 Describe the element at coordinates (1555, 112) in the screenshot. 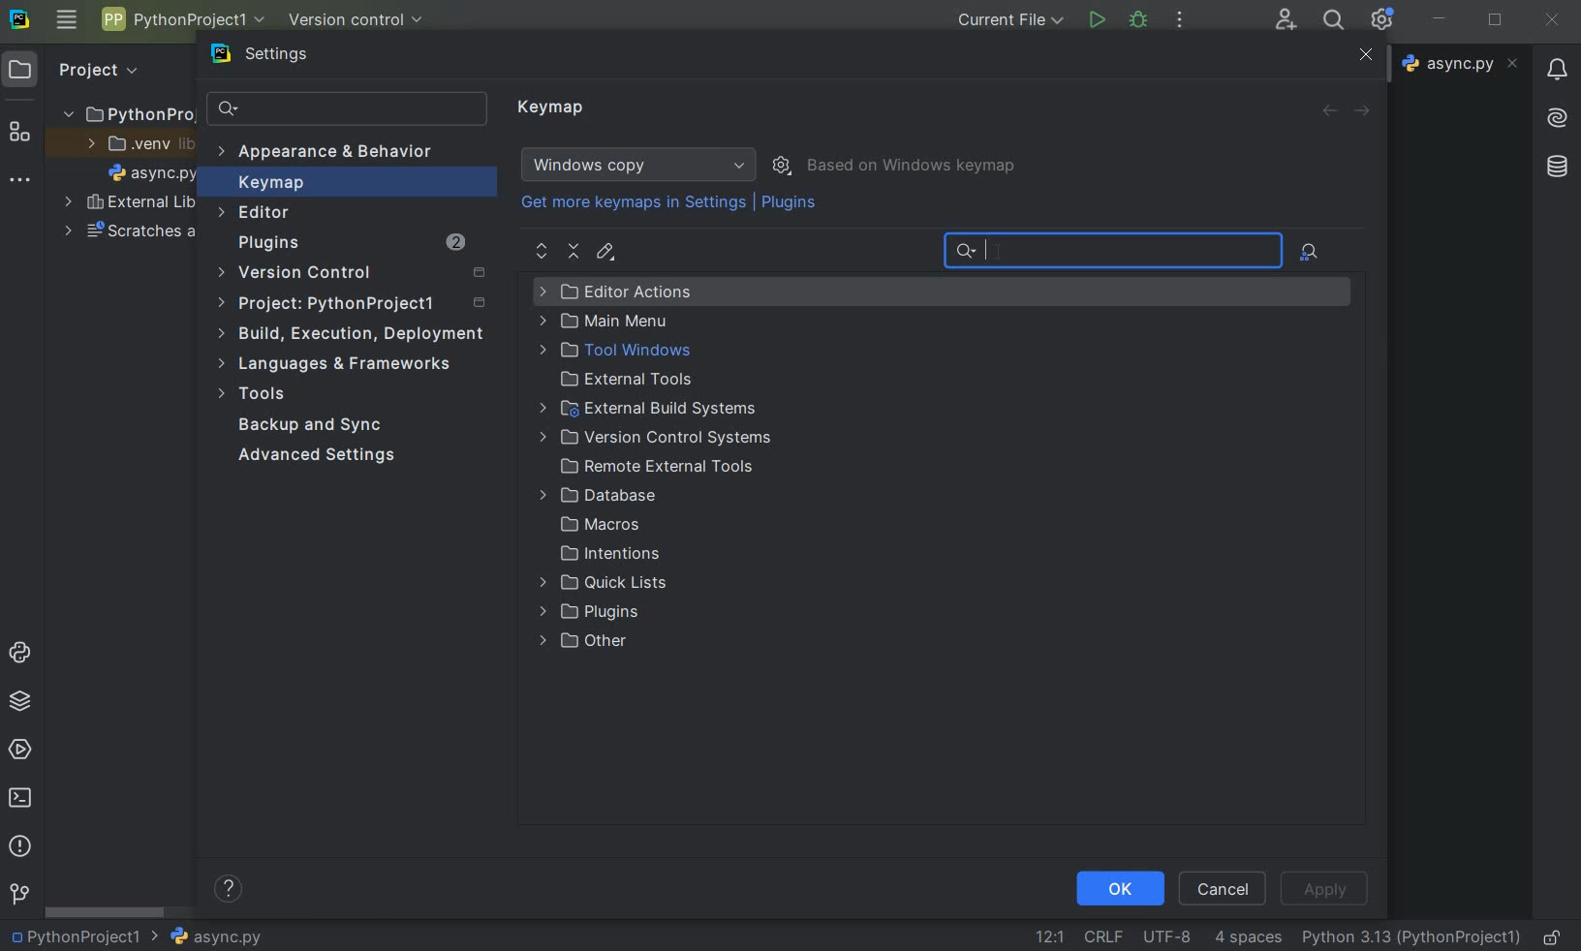

I see `AI asistant` at that location.